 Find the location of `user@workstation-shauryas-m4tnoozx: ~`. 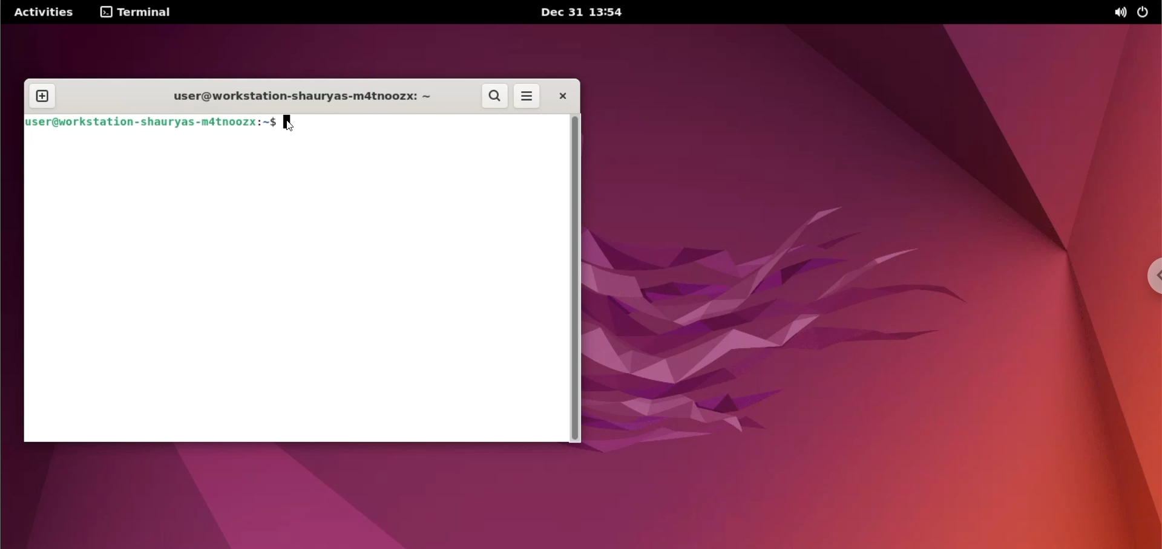

user@workstation-shauryas-m4tnoozx: ~ is located at coordinates (300, 99).